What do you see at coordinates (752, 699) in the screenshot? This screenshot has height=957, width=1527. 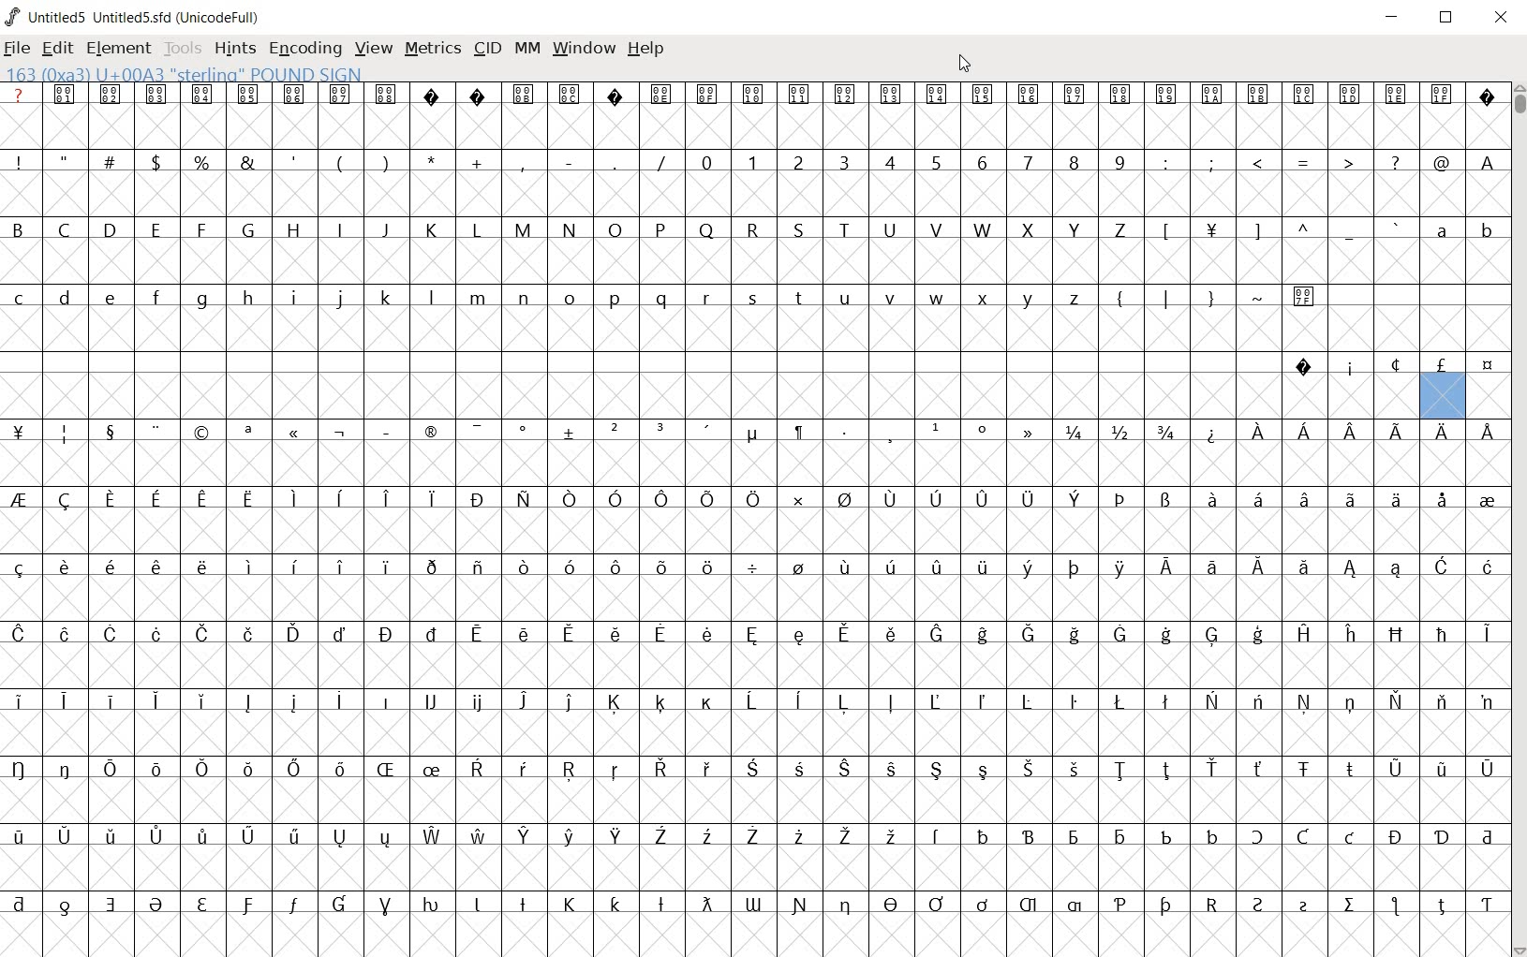 I see `Symbol` at bounding box center [752, 699].